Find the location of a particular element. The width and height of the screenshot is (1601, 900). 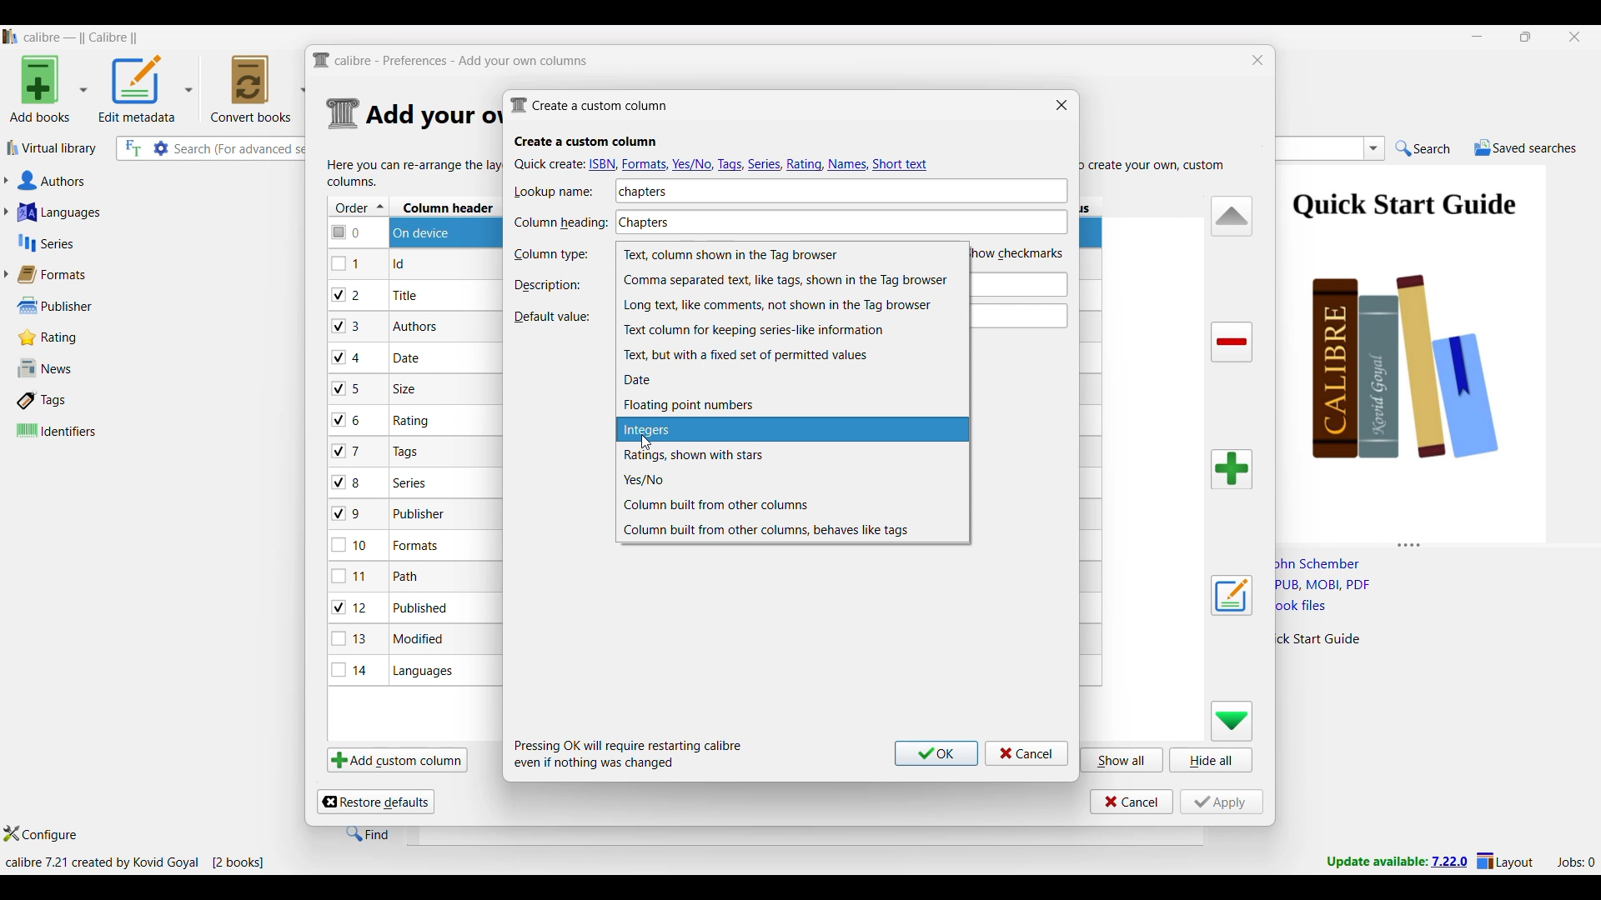

Window name is located at coordinates (589, 105).